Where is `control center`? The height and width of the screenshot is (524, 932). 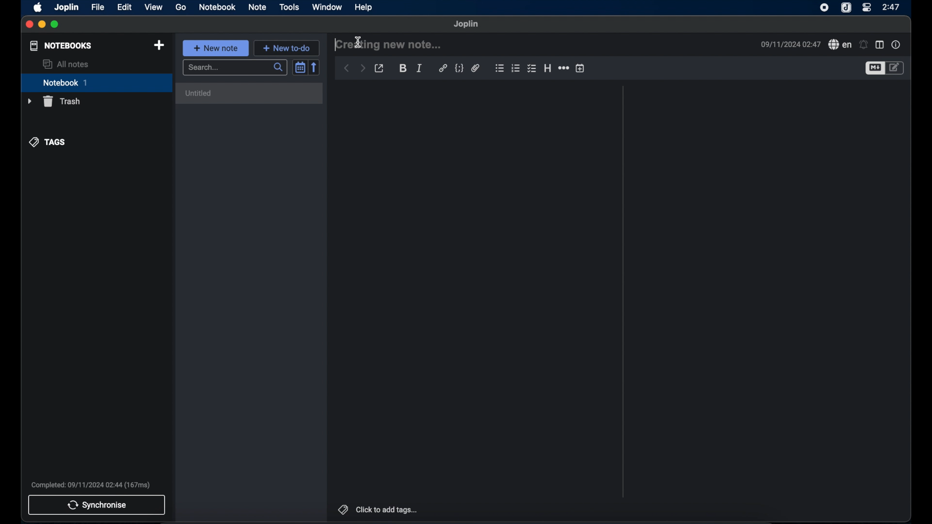 control center is located at coordinates (867, 7).